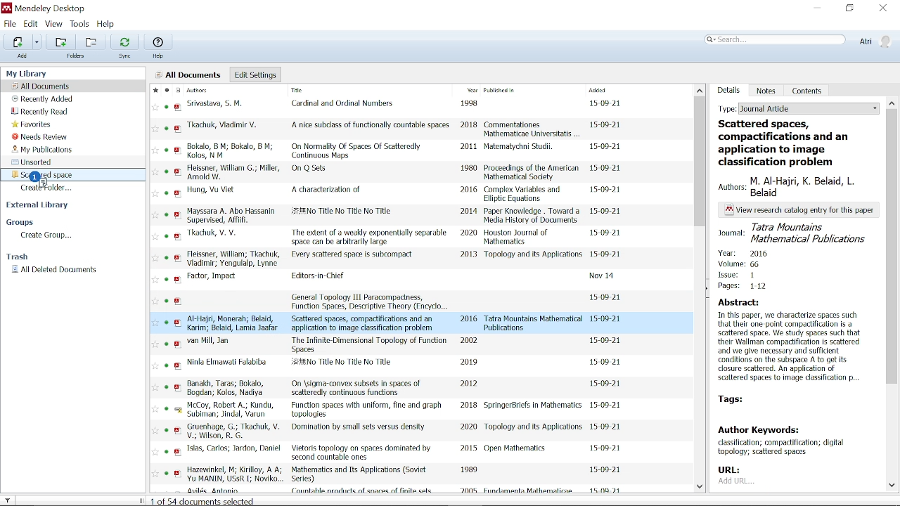  Describe the element at coordinates (470, 91) in the screenshot. I see `Year` at that location.